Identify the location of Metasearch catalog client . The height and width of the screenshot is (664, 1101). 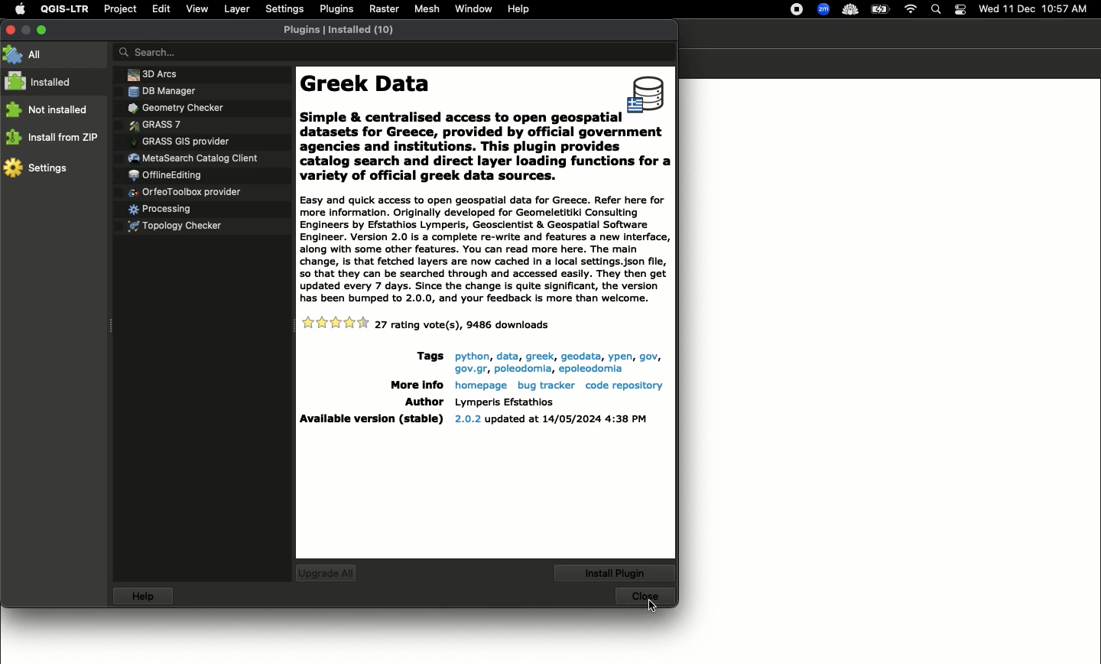
(194, 159).